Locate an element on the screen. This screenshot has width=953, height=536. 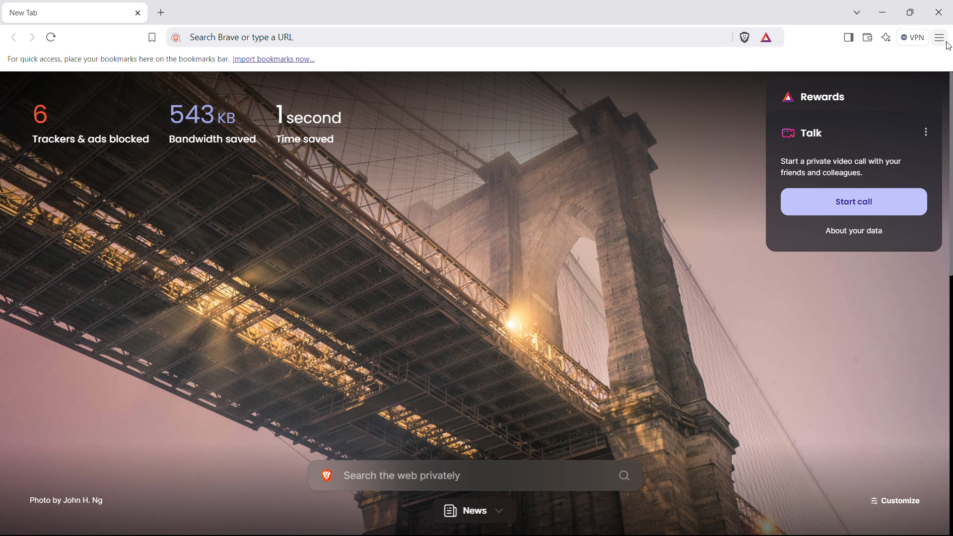
1 second is located at coordinates (312, 112).